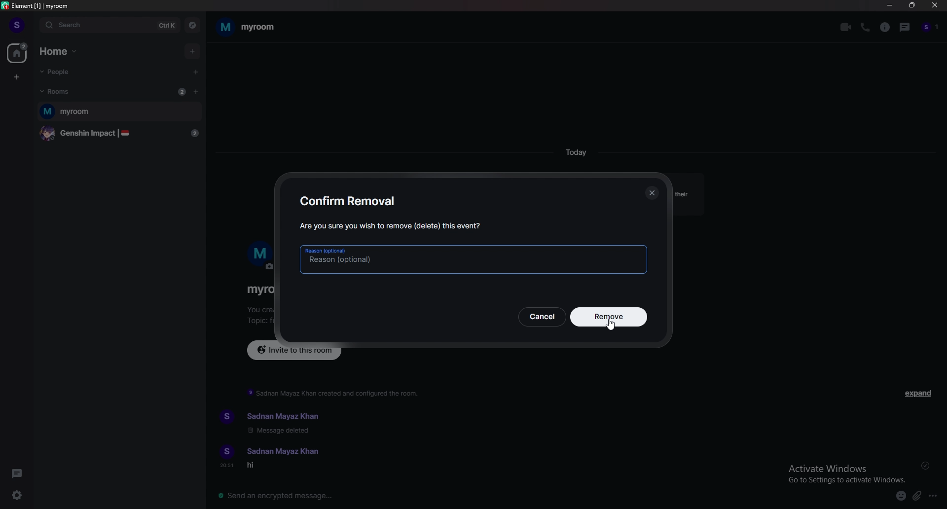  I want to click on info, so click(885, 28).